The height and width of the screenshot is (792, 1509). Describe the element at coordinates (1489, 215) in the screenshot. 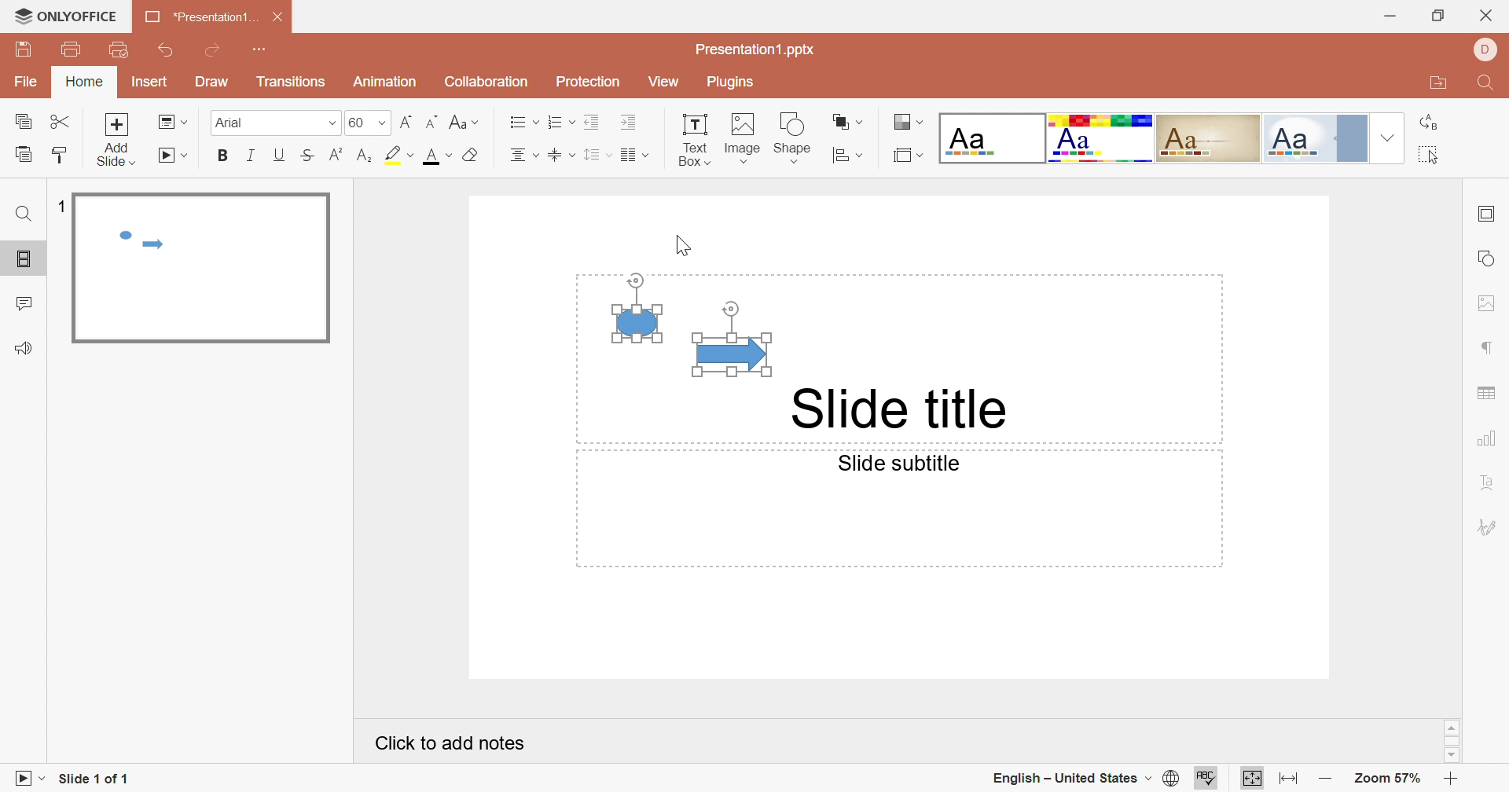

I see `slide settings` at that location.